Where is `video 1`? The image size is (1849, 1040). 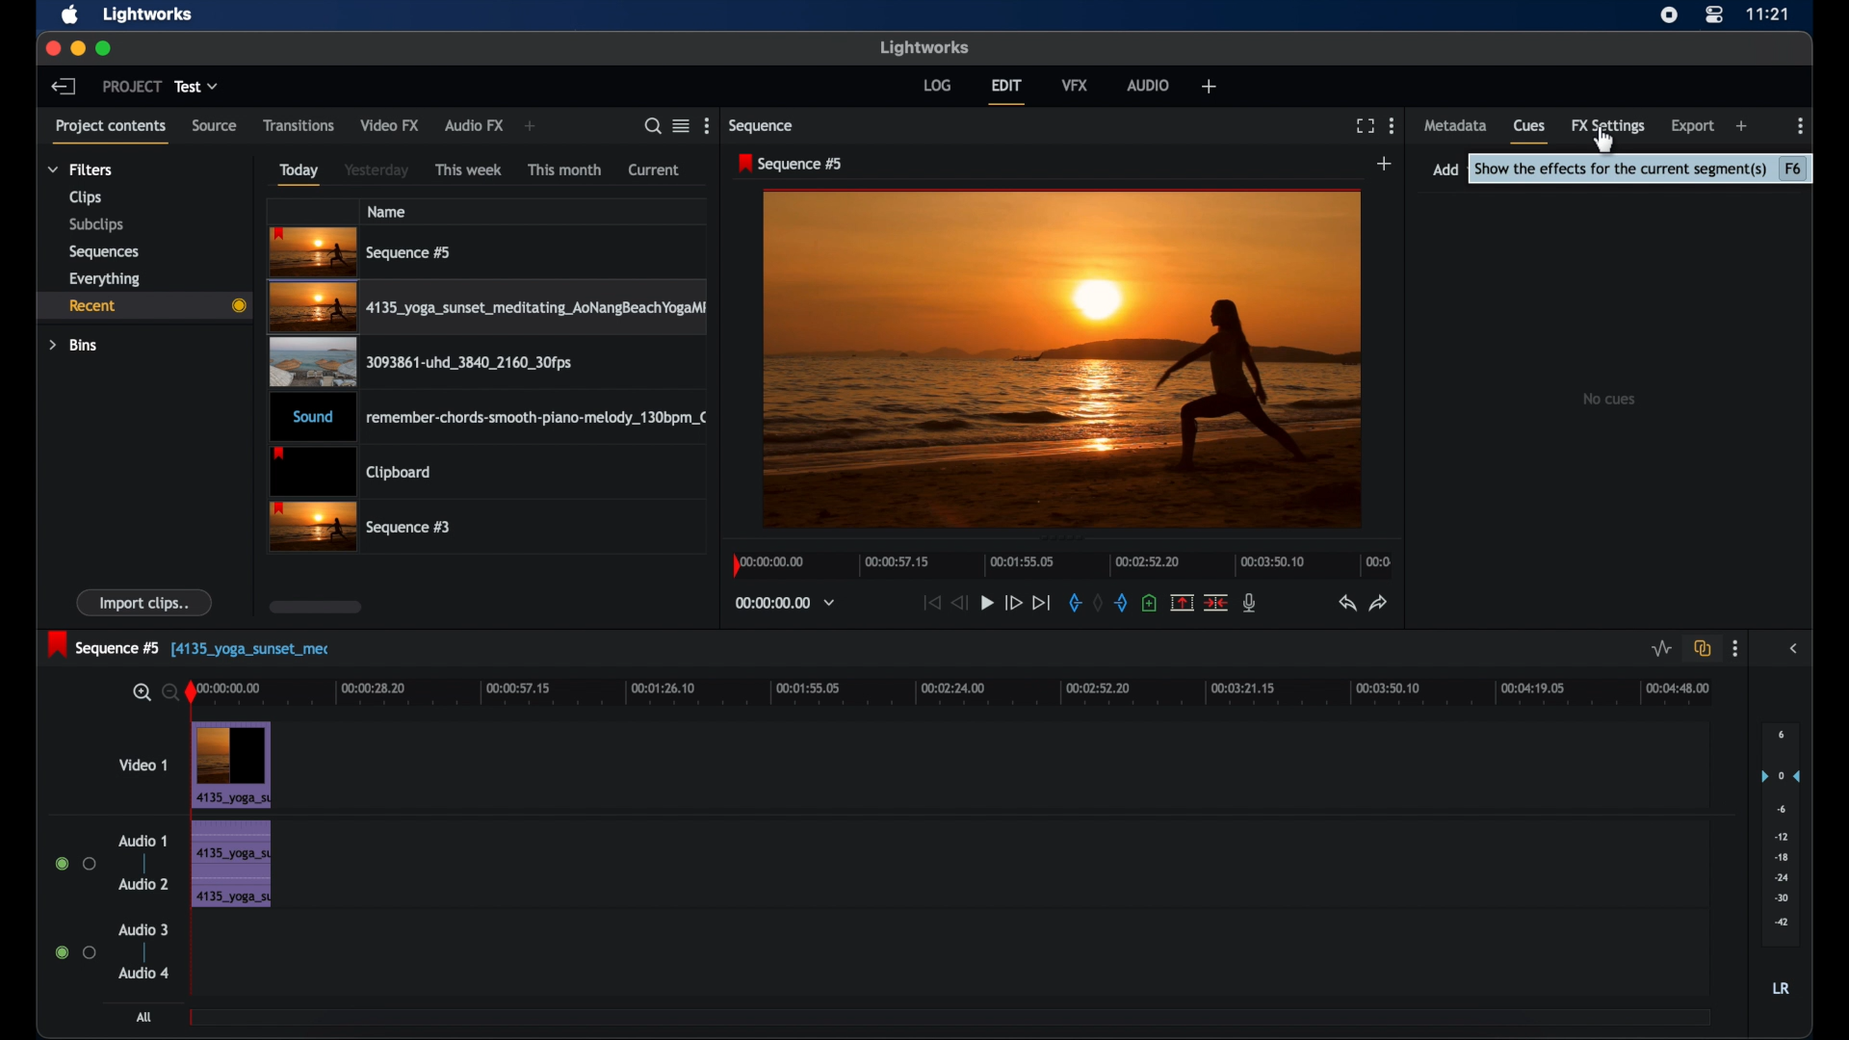 video 1 is located at coordinates (144, 765).